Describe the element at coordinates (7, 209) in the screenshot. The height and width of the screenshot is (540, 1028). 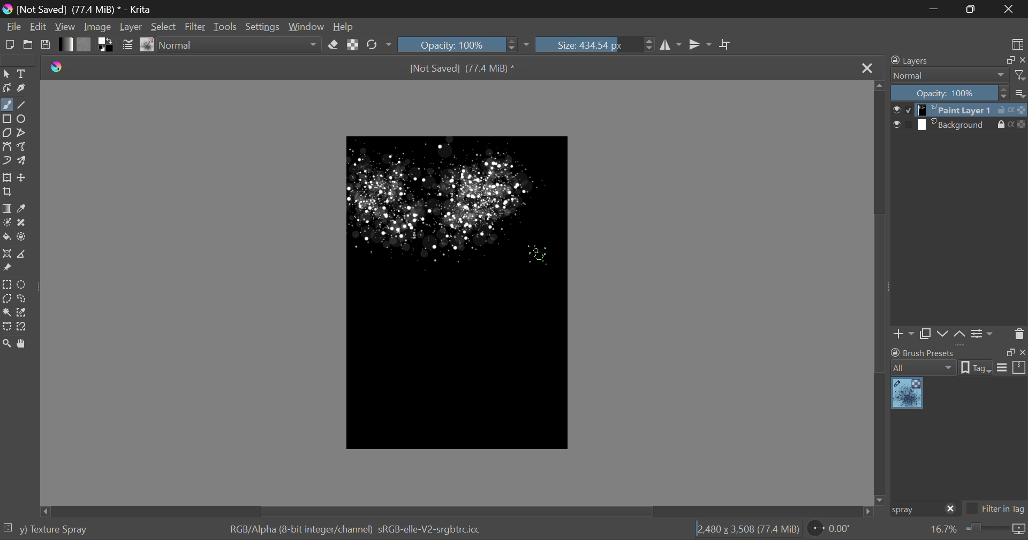
I see `Gradient Fill` at that location.